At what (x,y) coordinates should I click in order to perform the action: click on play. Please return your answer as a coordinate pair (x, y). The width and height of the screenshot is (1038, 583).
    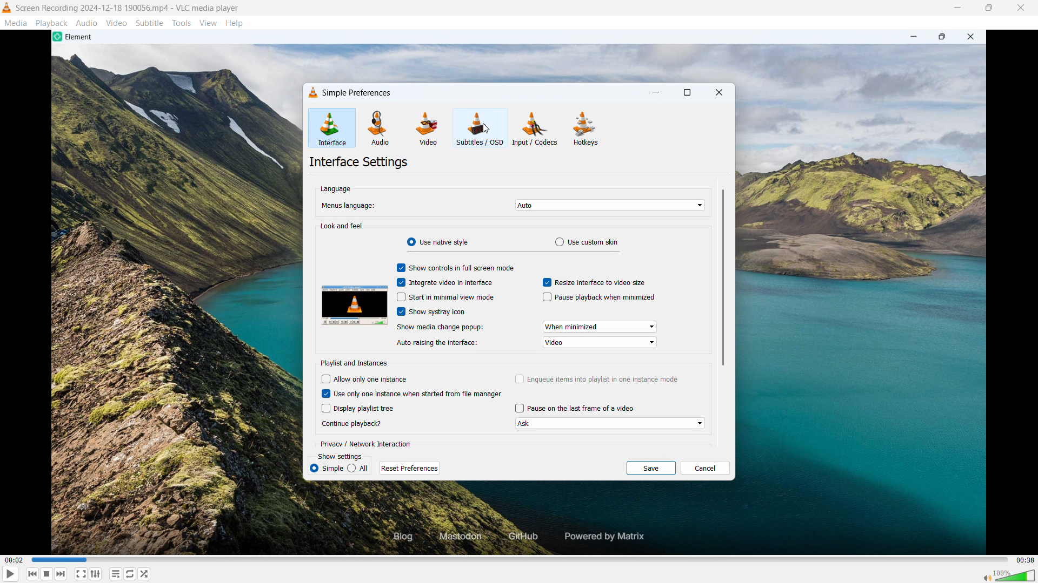
    Looking at the image, I should click on (11, 574).